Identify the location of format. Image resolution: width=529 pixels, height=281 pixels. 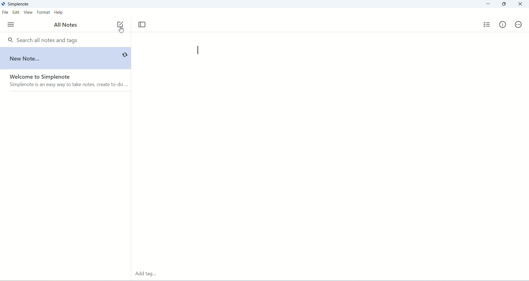
(43, 12).